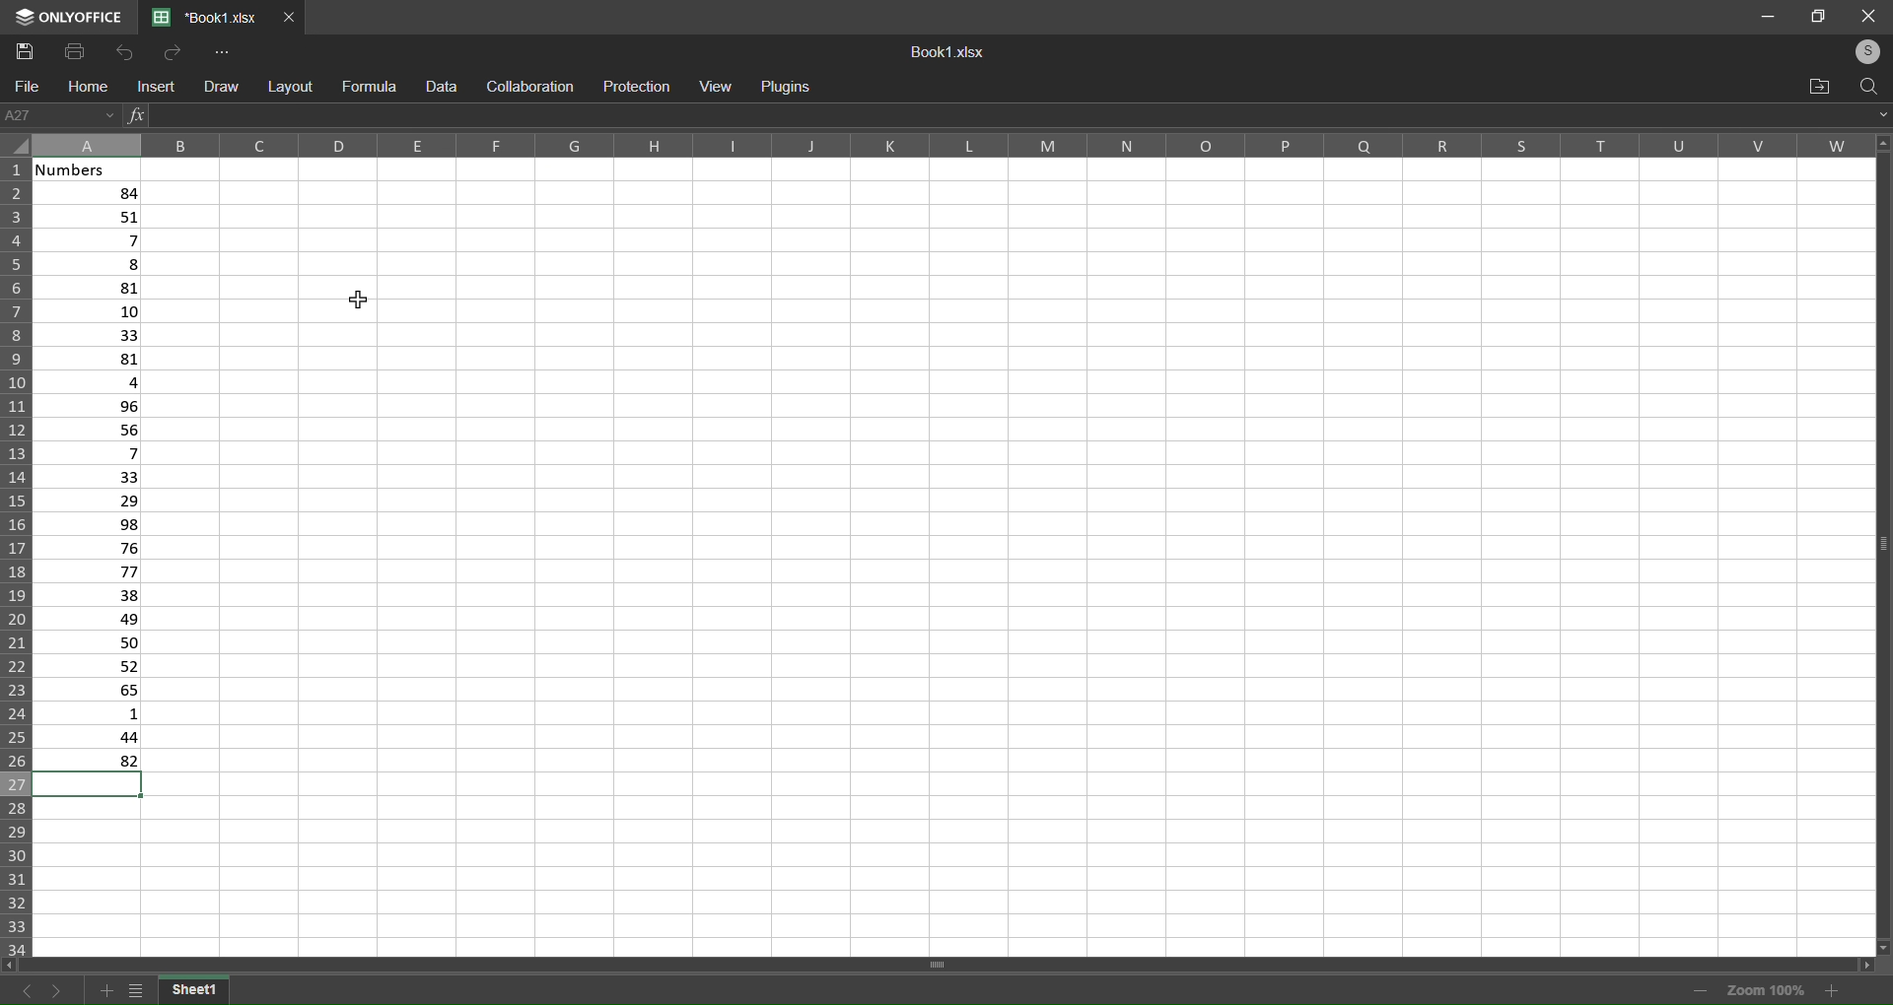  I want to click on move right, so click(1875, 969).